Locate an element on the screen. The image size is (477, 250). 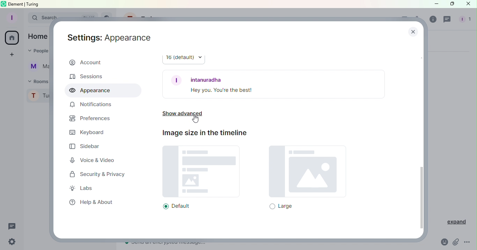
element is located at coordinates (16, 4).